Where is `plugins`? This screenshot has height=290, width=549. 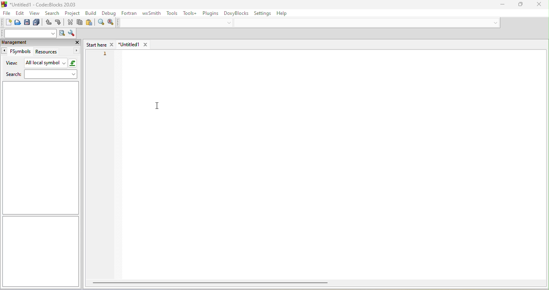 plugins is located at coordinates (212, 14).